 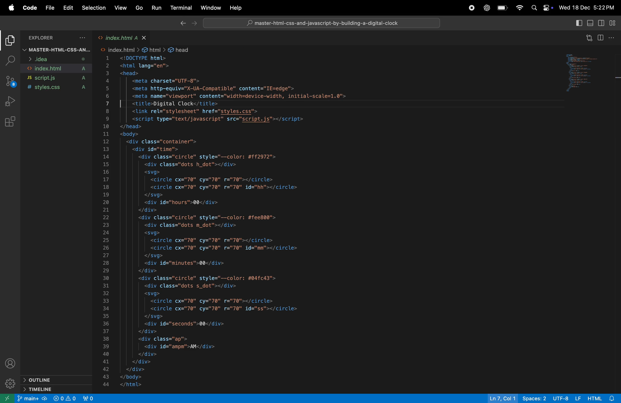 What do you see at coordinates (542, 8) in the screenshot?
I see `apple widgets` at bounding box center [542, 8].